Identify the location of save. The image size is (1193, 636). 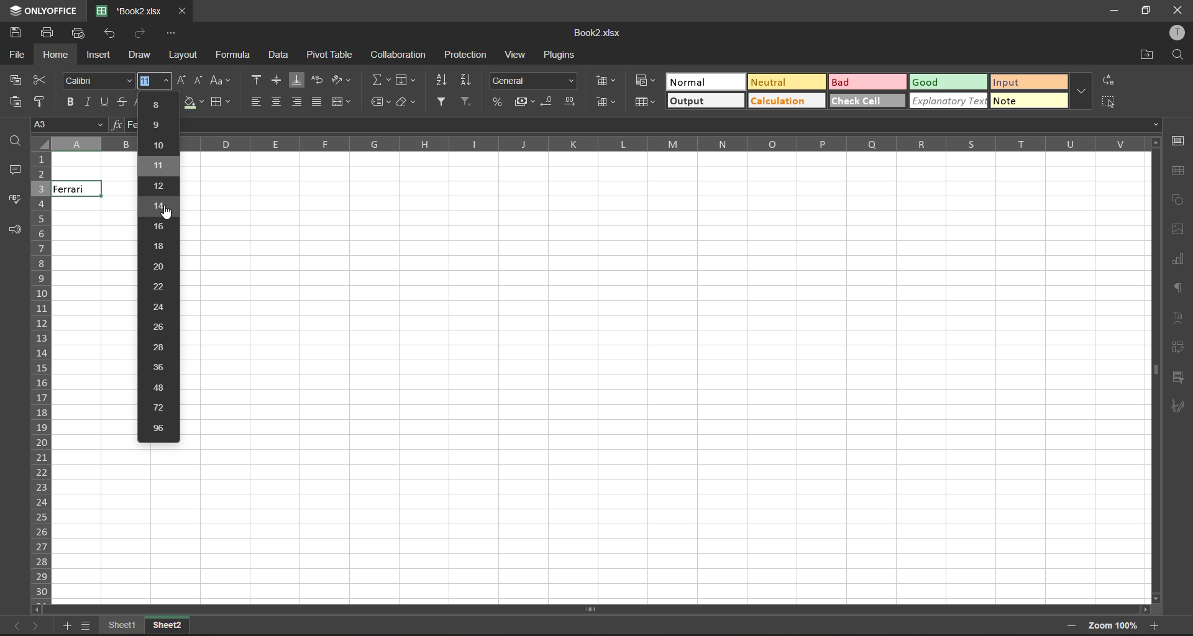
(18, 32).